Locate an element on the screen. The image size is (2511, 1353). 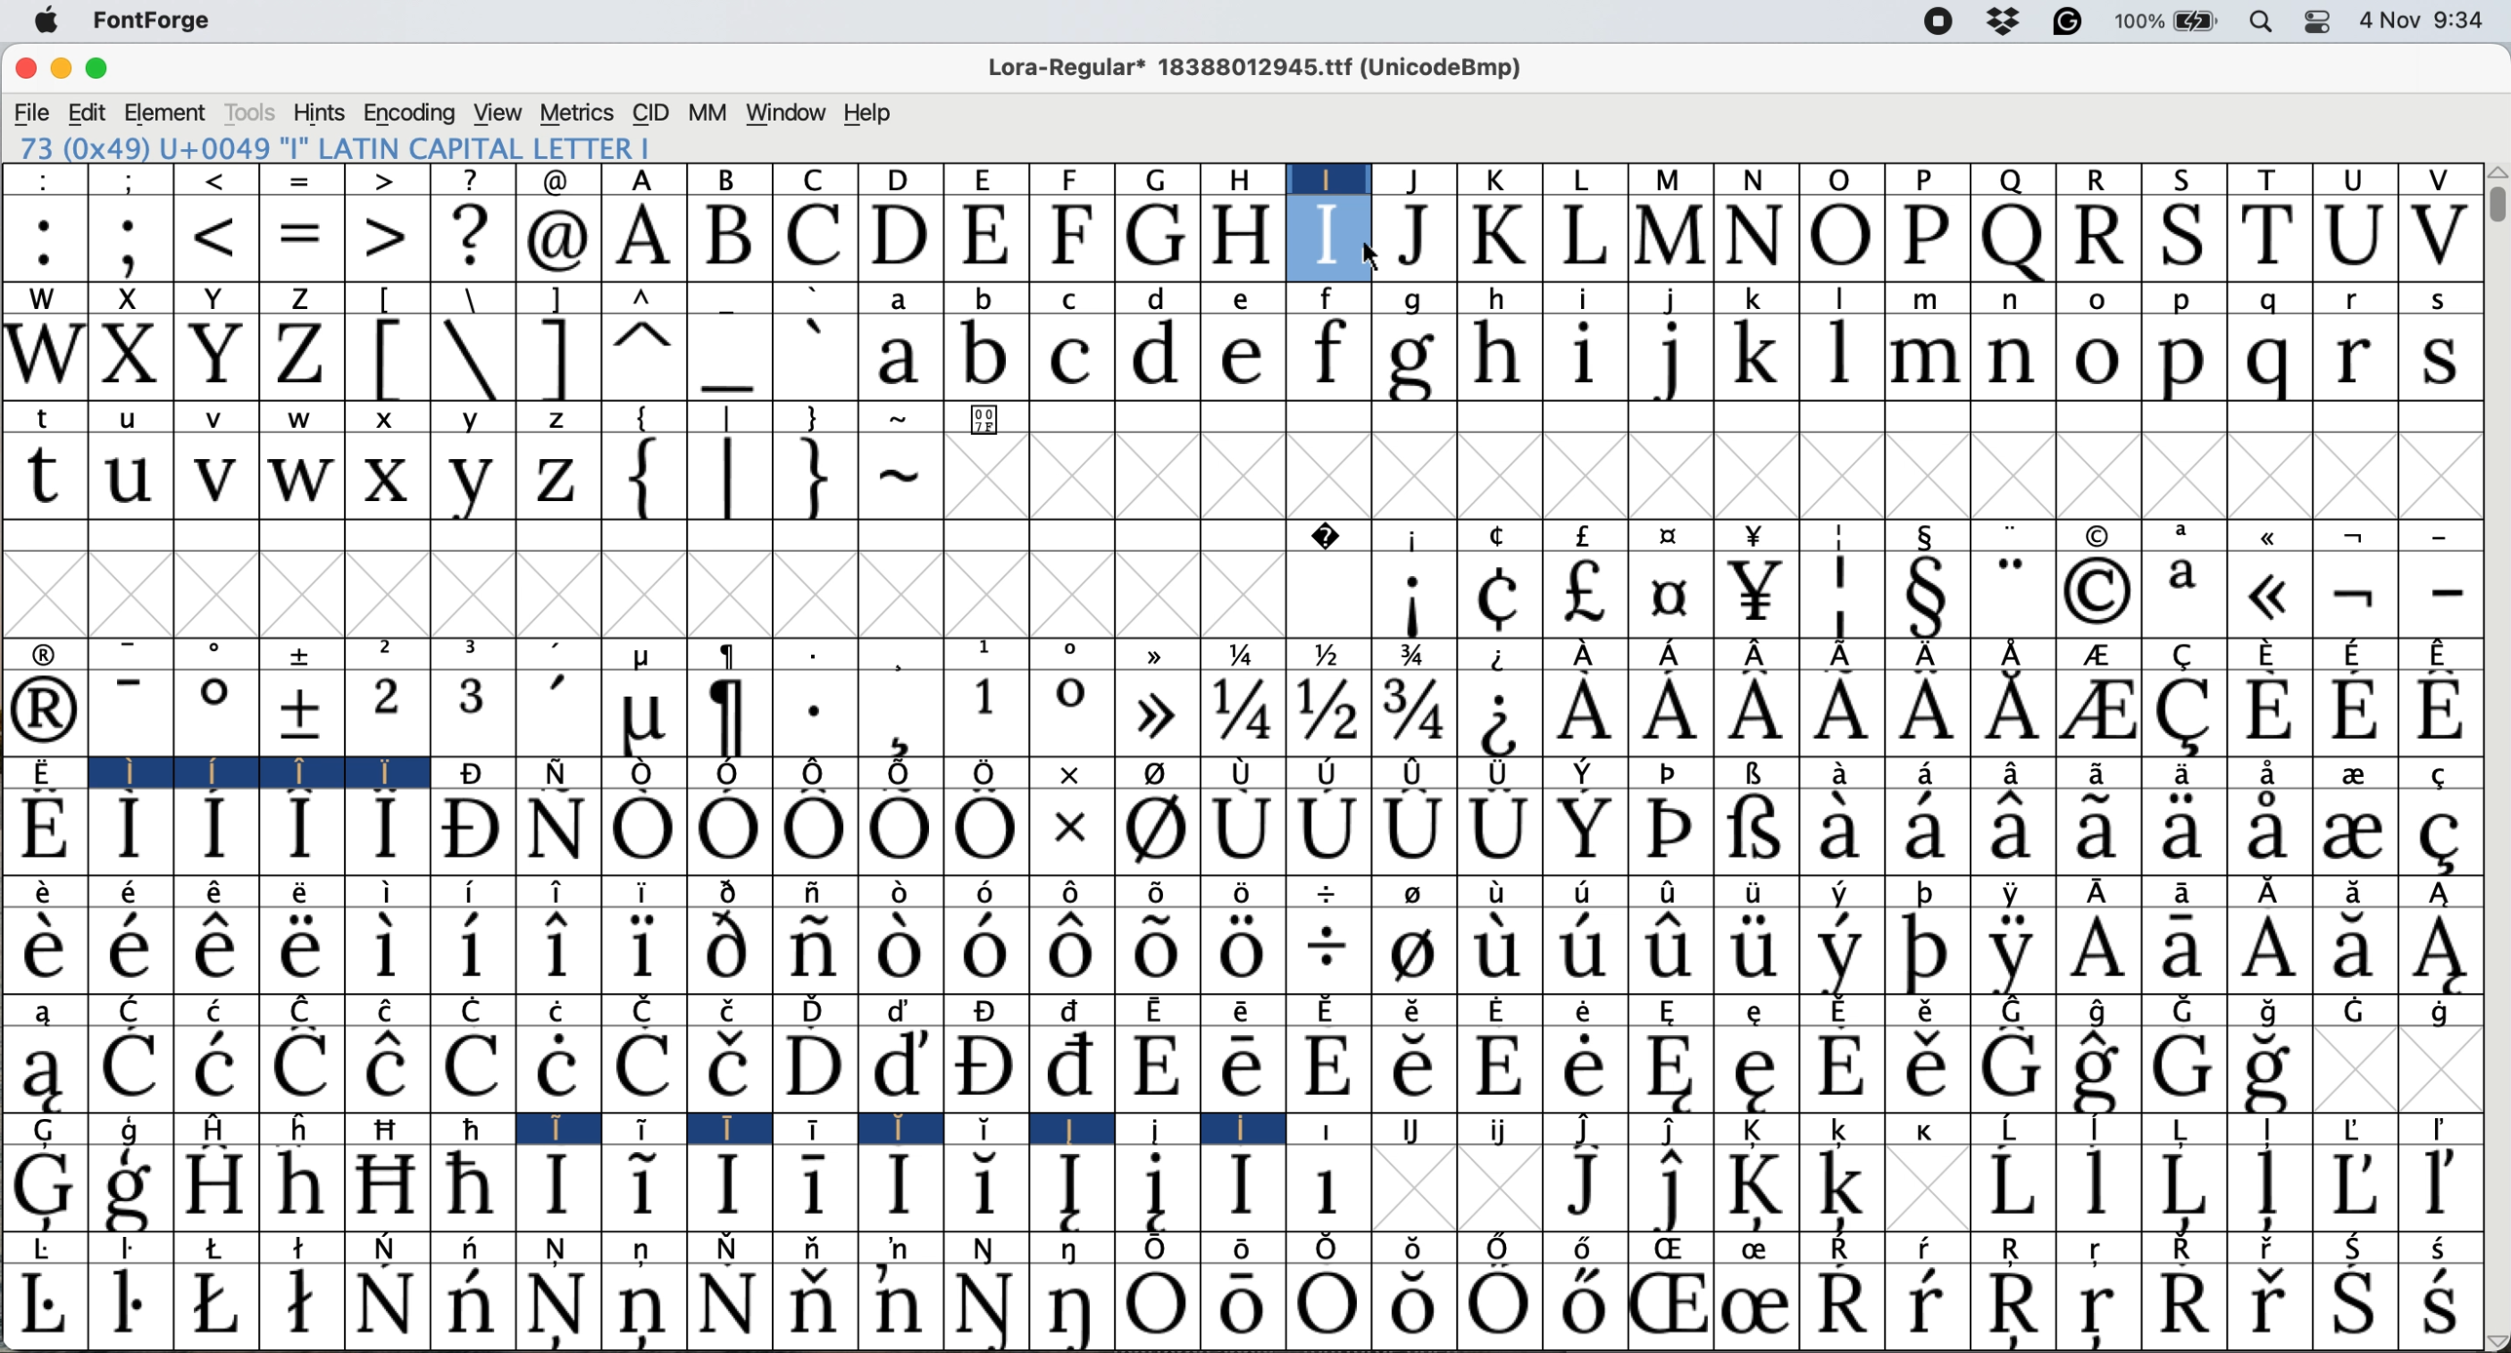
k is located at coordinates (1756, 360).